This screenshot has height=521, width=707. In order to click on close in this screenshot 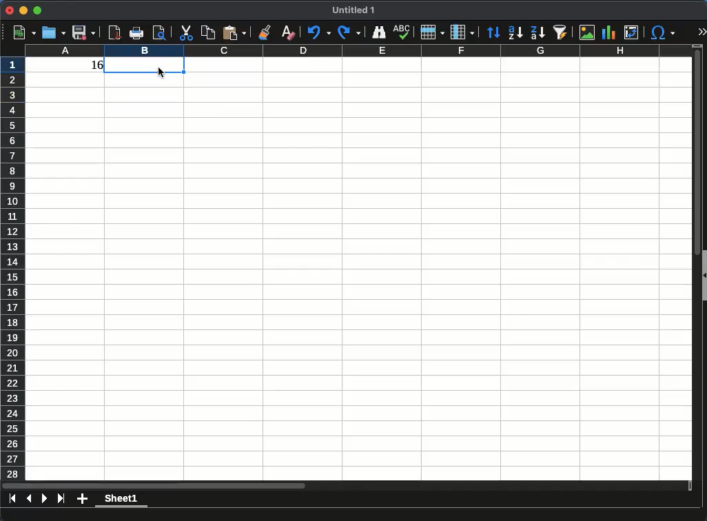, I will do `click(10, 10)`.